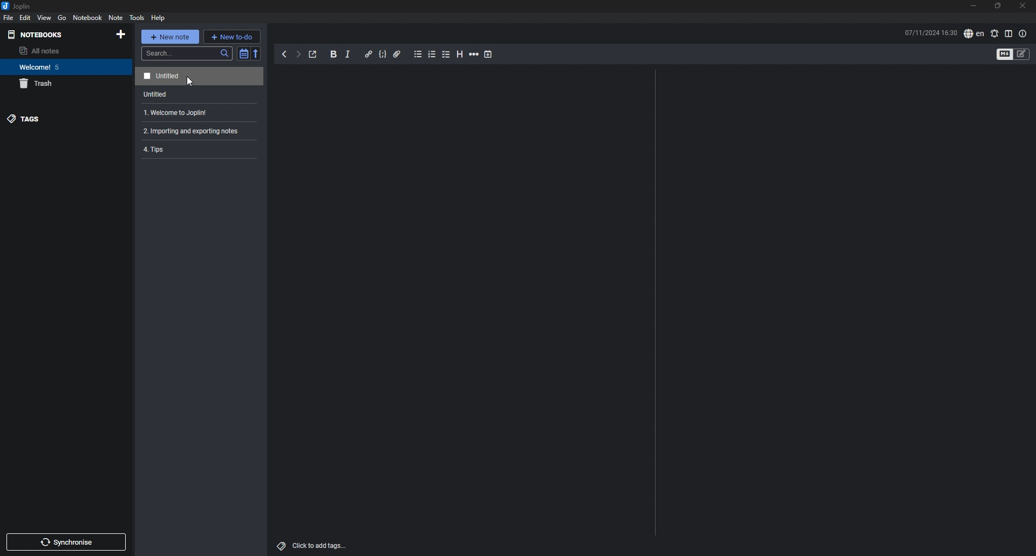 The height and width of the screenshot is (556, 1036). Describe the element at coordinates (45, 18) in the screenshot. I see `view` at that location.